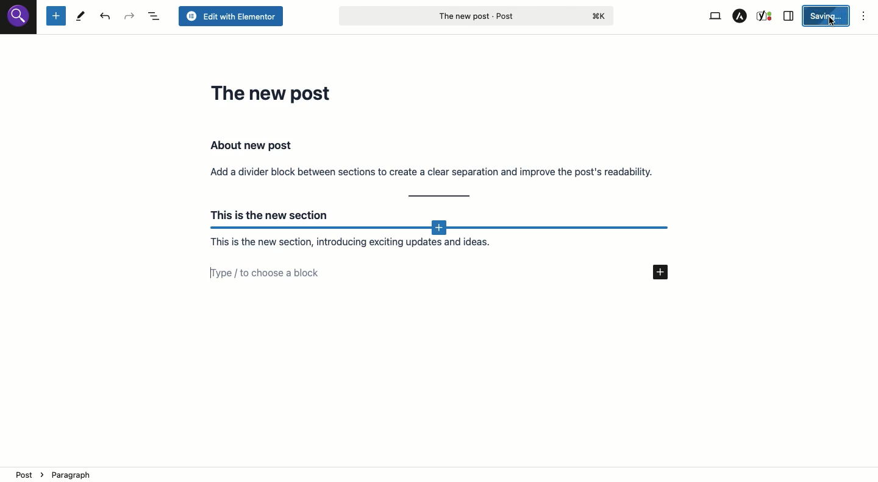 The height and width of the screenshot is (482, 878). What do you see at coordinates (831, 23) in the screenshot?
I see `cursor` at bounding box center [831, 23].